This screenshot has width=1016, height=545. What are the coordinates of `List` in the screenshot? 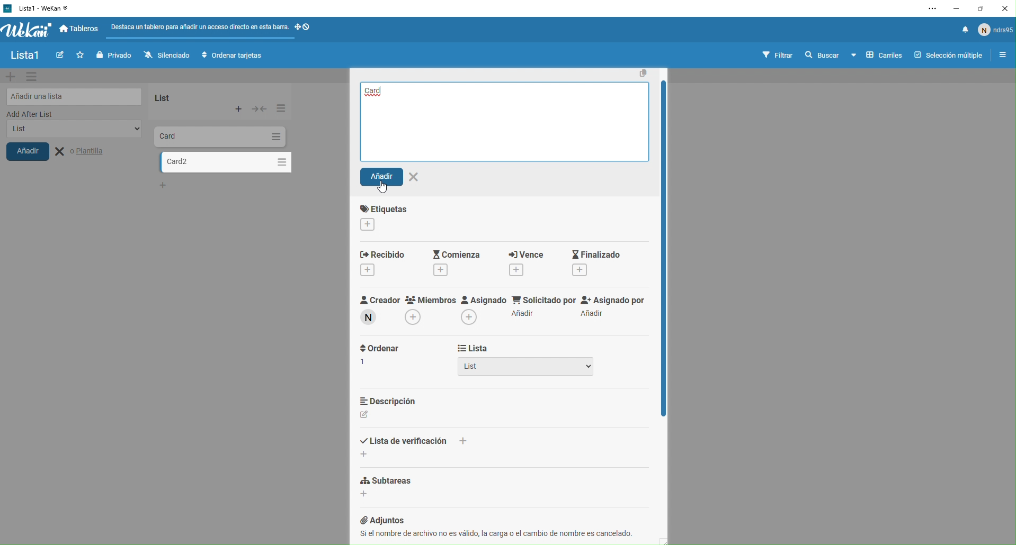 It's located at (534, 368).